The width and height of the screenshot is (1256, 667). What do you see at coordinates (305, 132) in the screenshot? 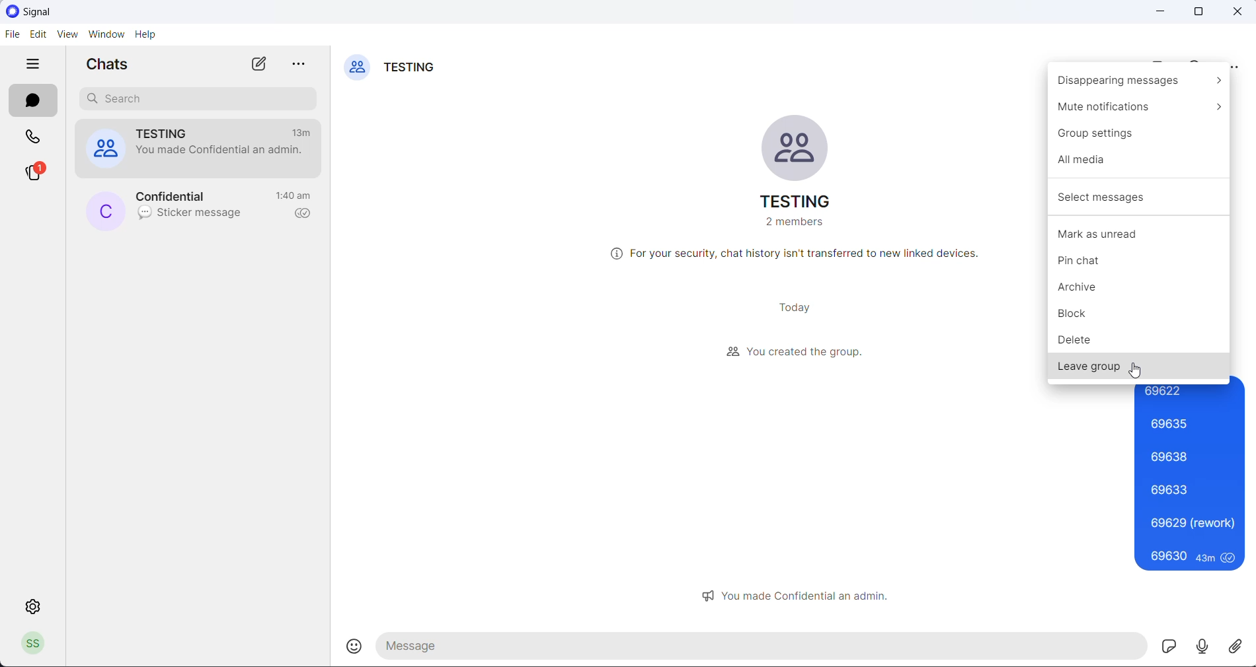
I see `last active time` at bounding box center [305, 132].